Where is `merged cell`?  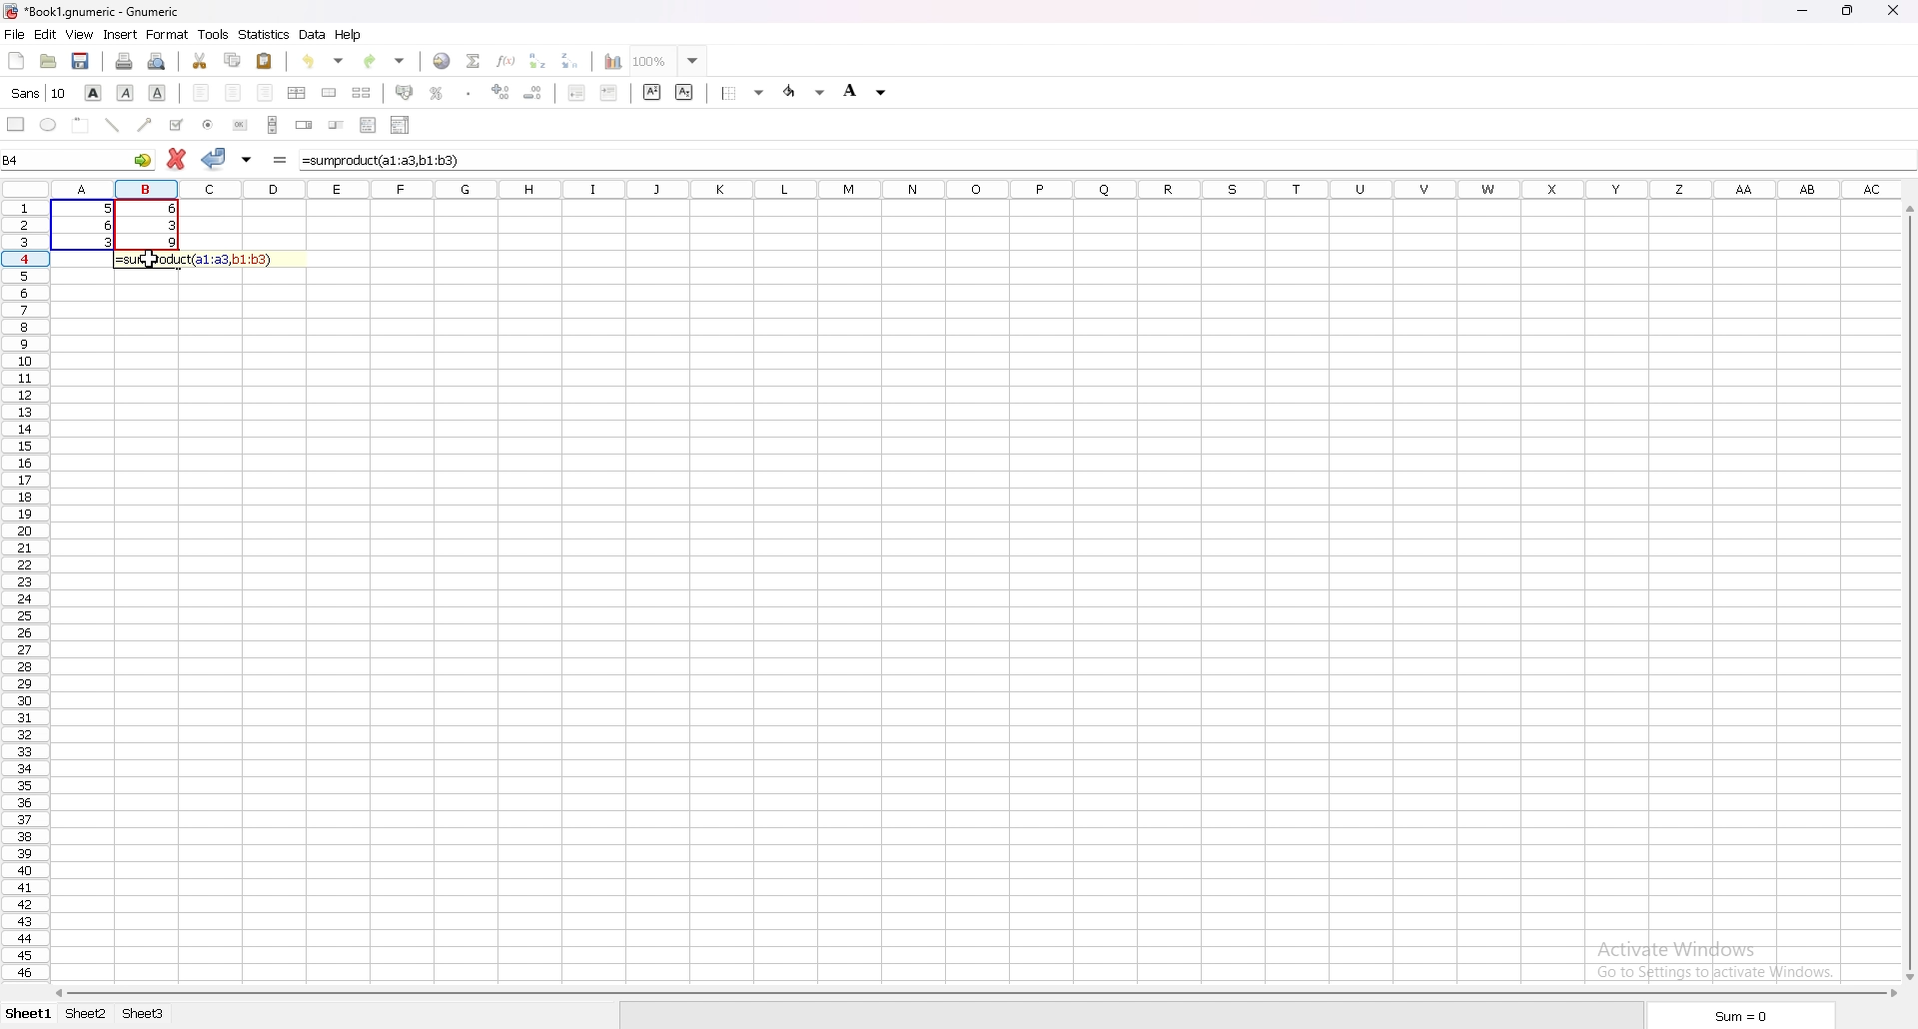
merged cell is located at coordinates (329, 93).